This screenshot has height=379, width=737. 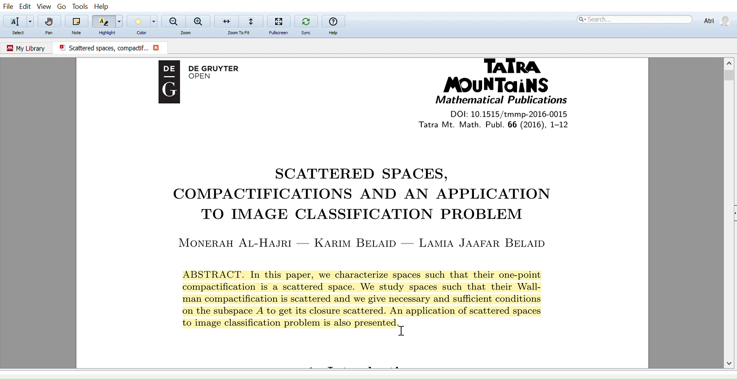 What do you see at coordinates (166, 87) in the screenshot?
I see `Logo` at bounding box center [166, 87].